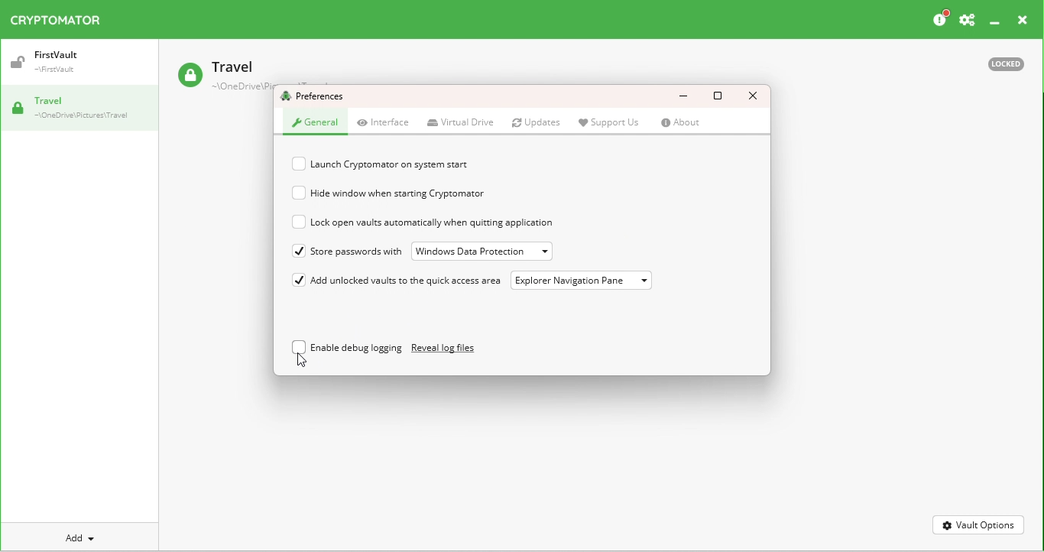  What do you see at coordinates (300, 164) in the screenshot?
I see `Checkbox` at bounding box center [300, 164].